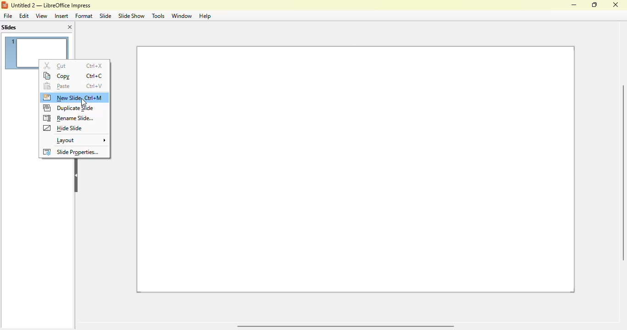 This screenshot has height=330, width=627. I want to click on horizontal scroll bar, so click(344, 326).